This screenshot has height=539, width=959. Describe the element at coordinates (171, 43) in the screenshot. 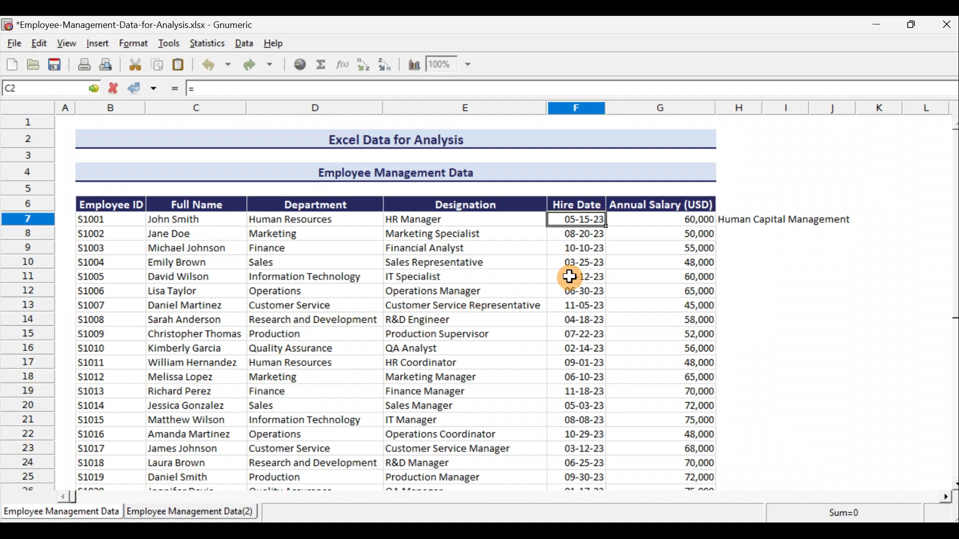

I see `Tools` at that location.